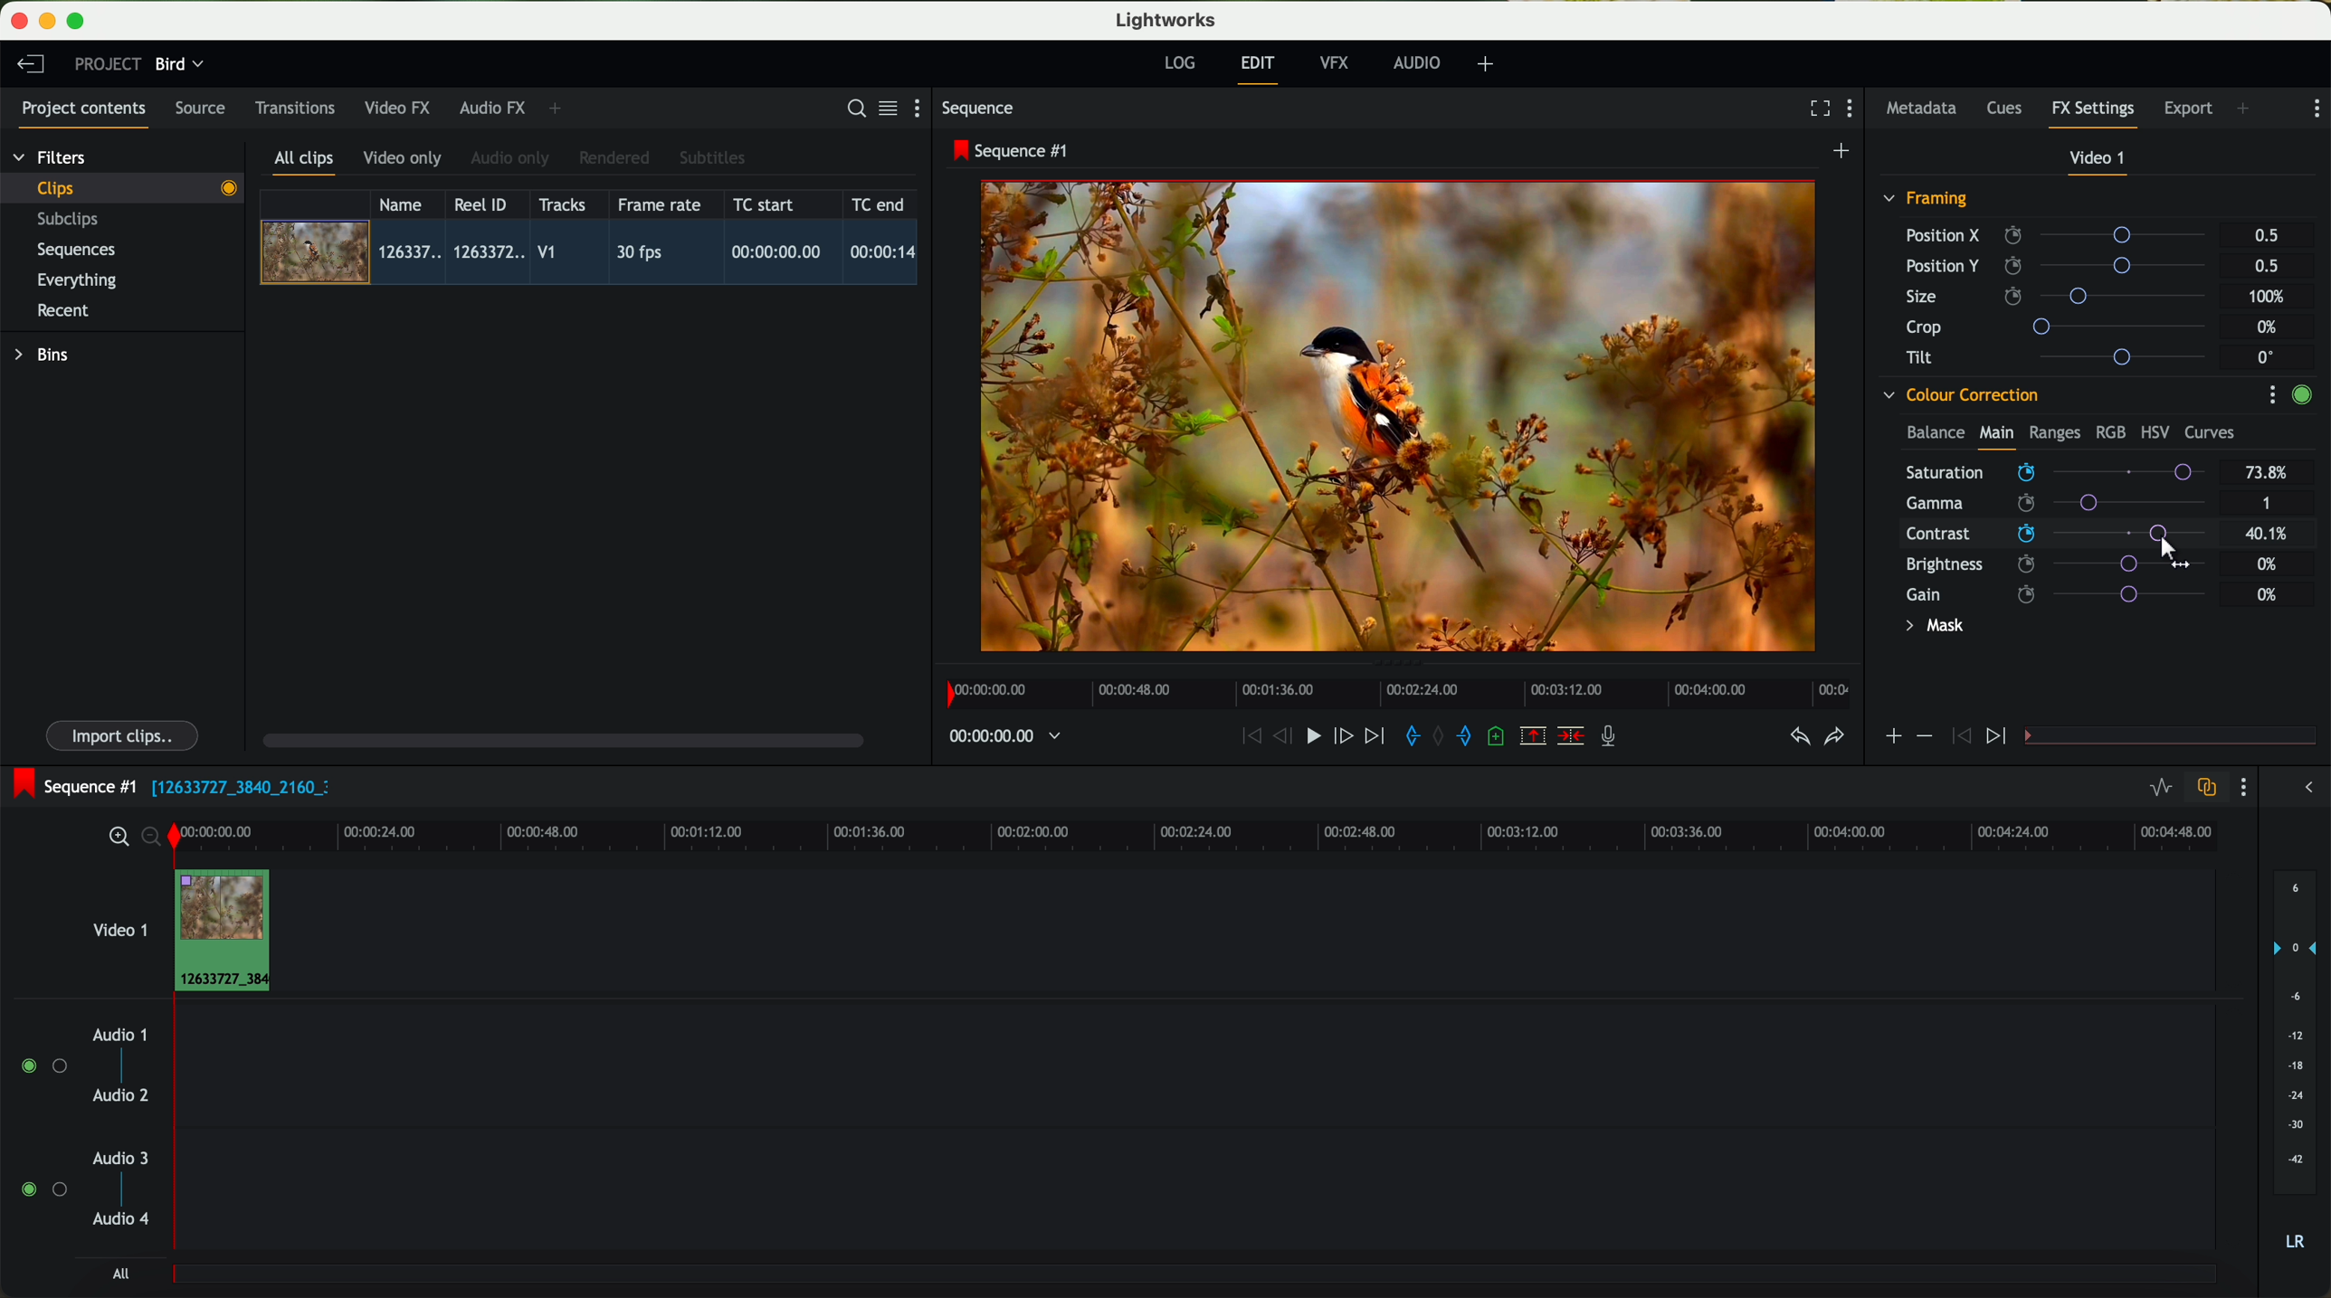 The image size is (2331, 1298). Describe the element at coordinates (2301, 397) in the screenshot. I see `enable` at that location.